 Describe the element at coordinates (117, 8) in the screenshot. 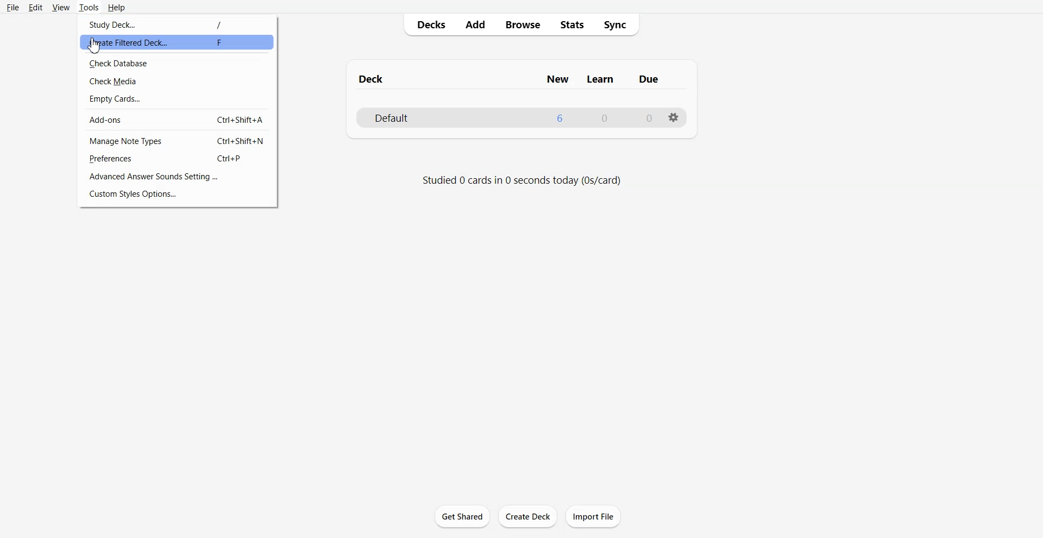

I see `Help` at that location.